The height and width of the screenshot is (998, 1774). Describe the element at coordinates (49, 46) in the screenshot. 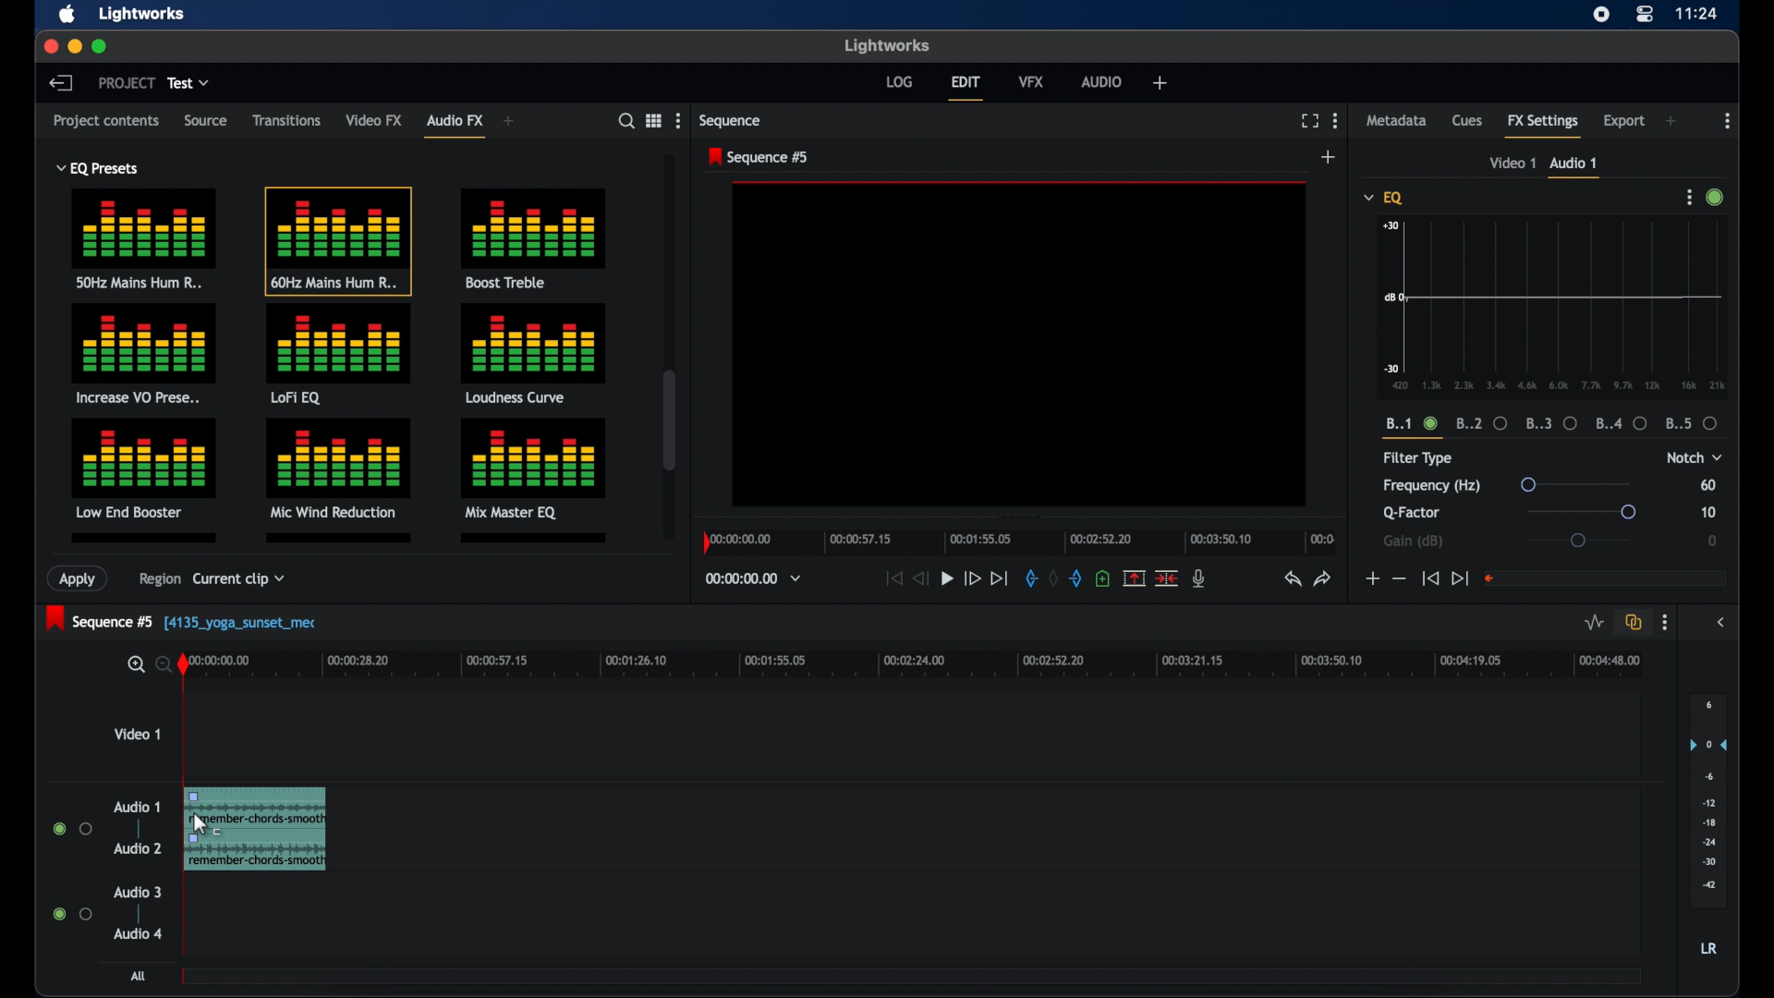

I see `close` at that location.